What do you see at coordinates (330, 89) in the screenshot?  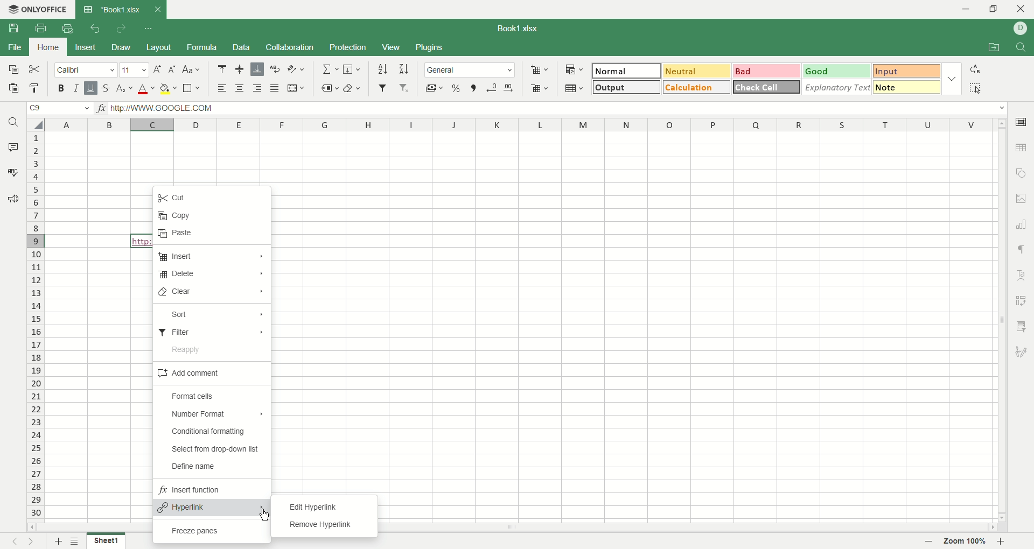 I see `named ranges` at bounding box center [330, 89].